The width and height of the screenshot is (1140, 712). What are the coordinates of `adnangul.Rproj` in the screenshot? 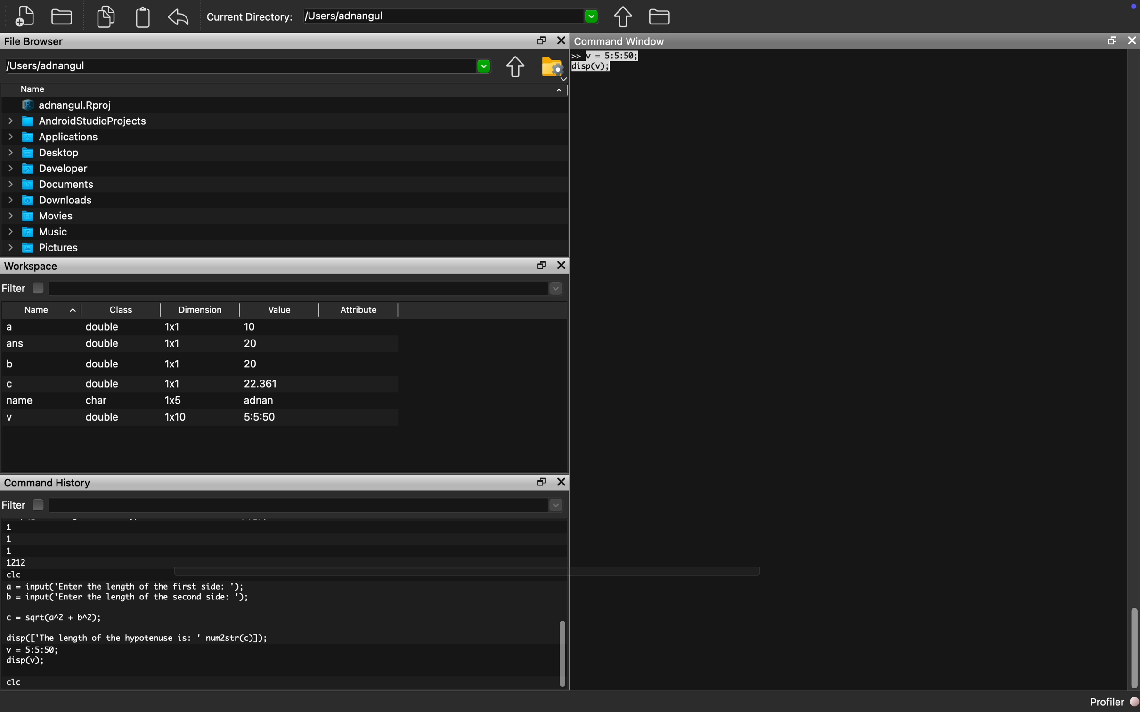 It's located at (70, 105).